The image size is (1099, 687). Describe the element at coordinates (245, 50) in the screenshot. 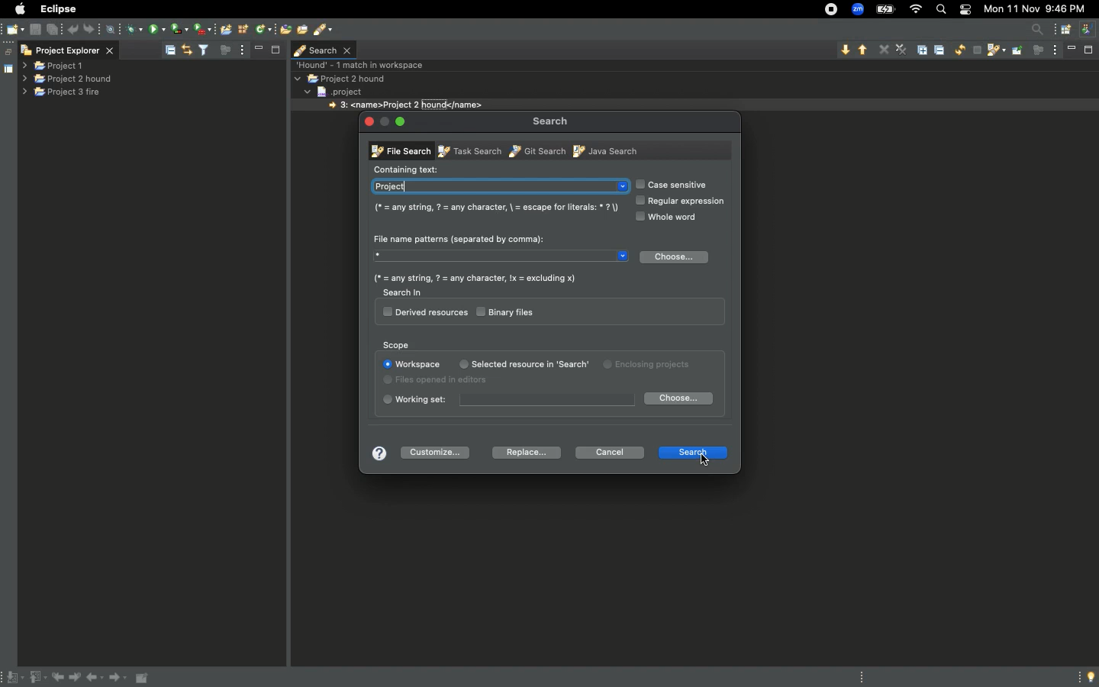

I see `view menu` at that location.